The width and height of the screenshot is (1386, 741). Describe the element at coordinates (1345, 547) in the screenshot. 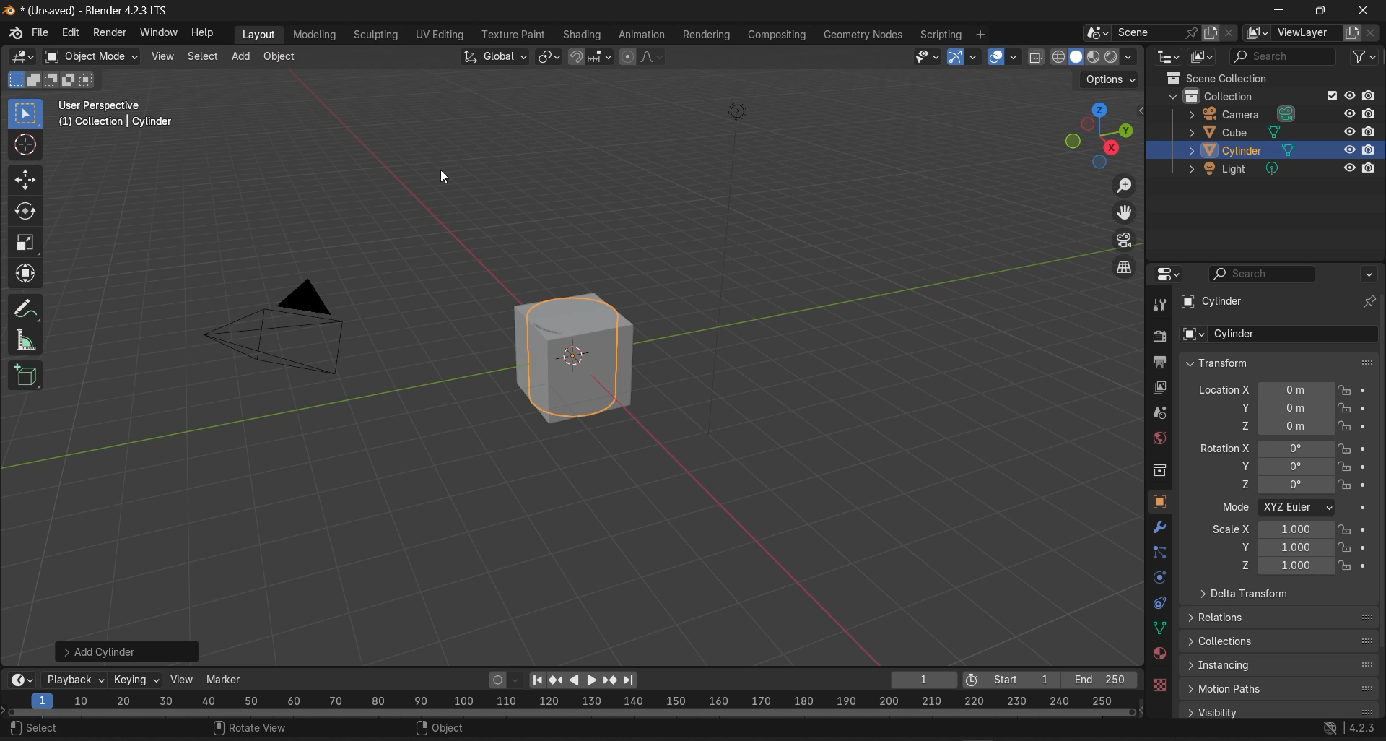

I see `lock scale` at that location.